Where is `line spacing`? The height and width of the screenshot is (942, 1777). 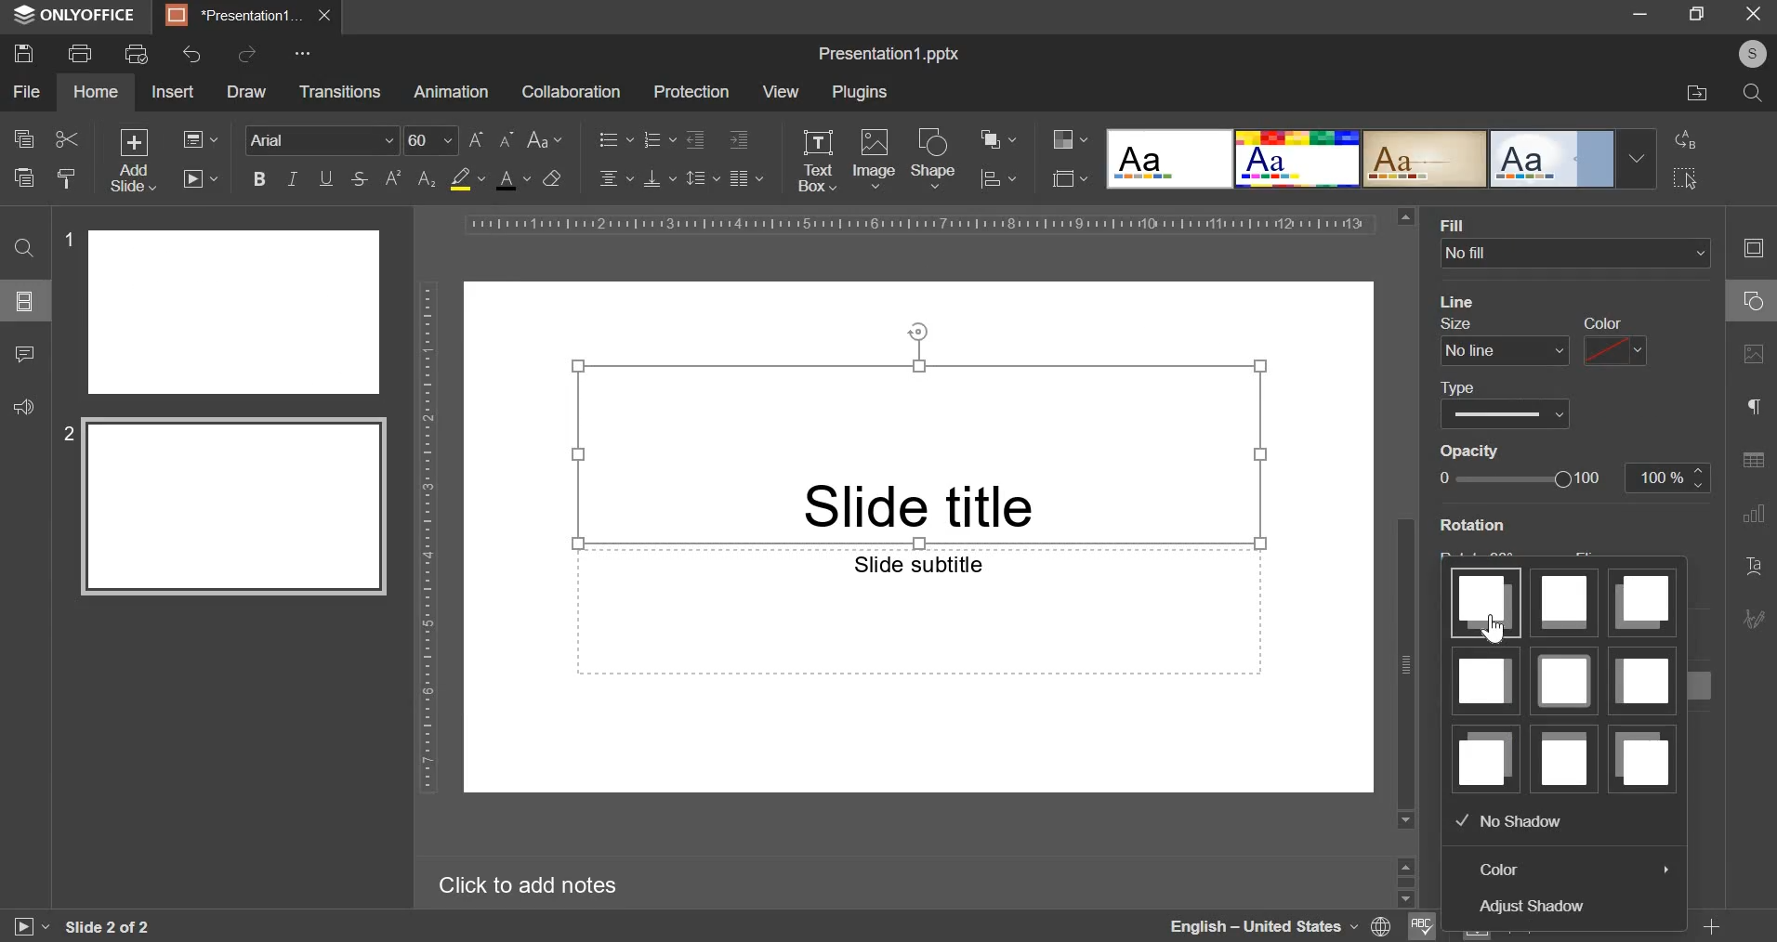
line spacing is located at coordinates (704, 177).